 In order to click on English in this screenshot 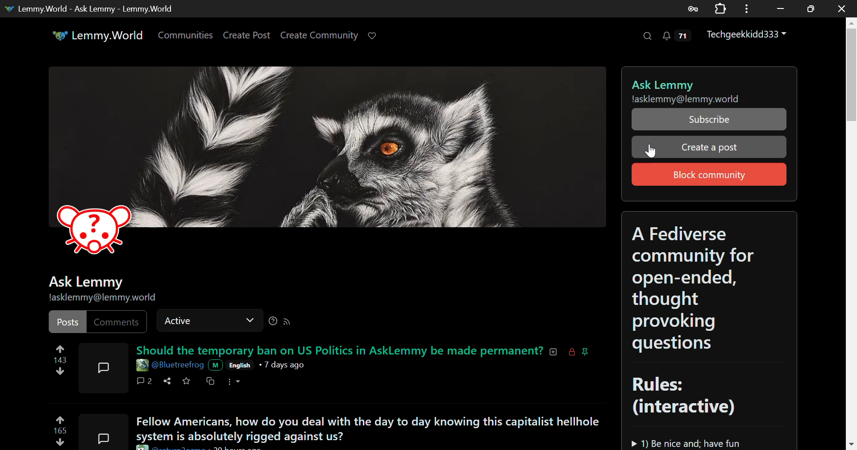, I will do `click(240, 364)`.